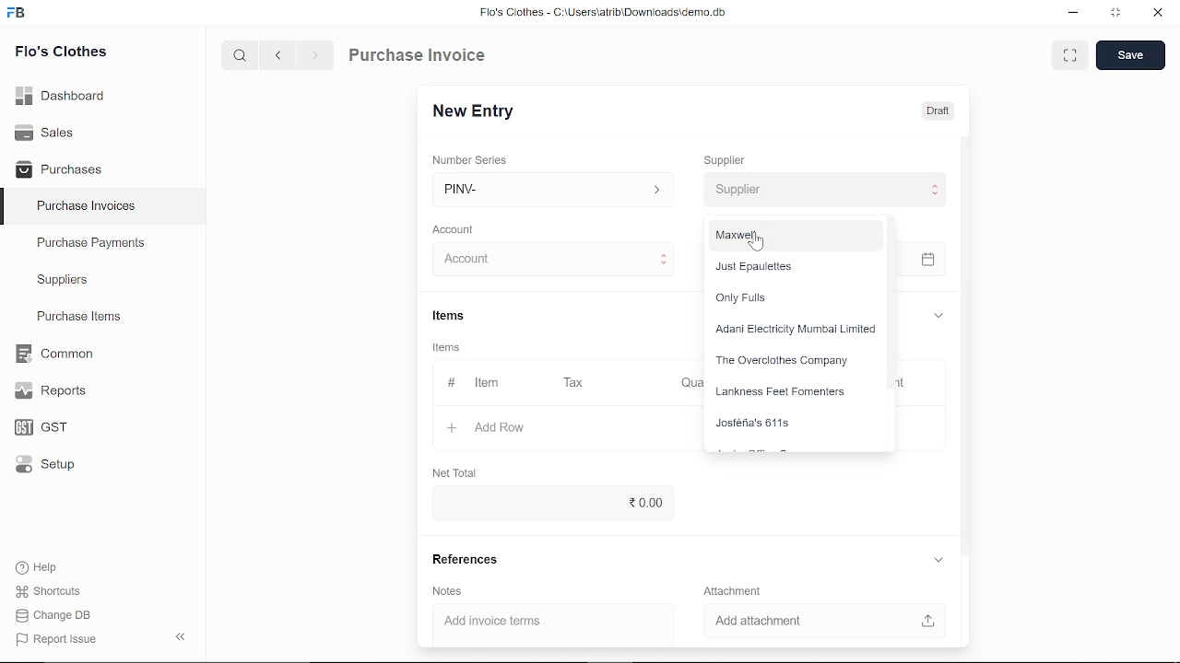 This screenshot has height=663, width=1180. I want to click on ‘Attachment, so click(732, 590).